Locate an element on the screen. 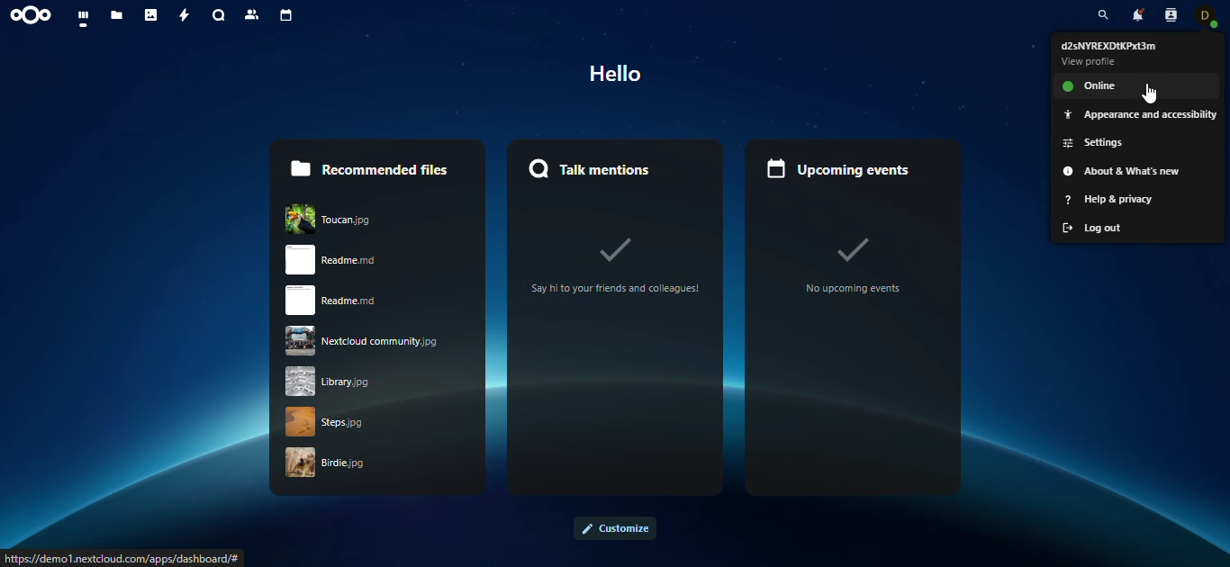  notifications is located at coordinates (1137, 14).